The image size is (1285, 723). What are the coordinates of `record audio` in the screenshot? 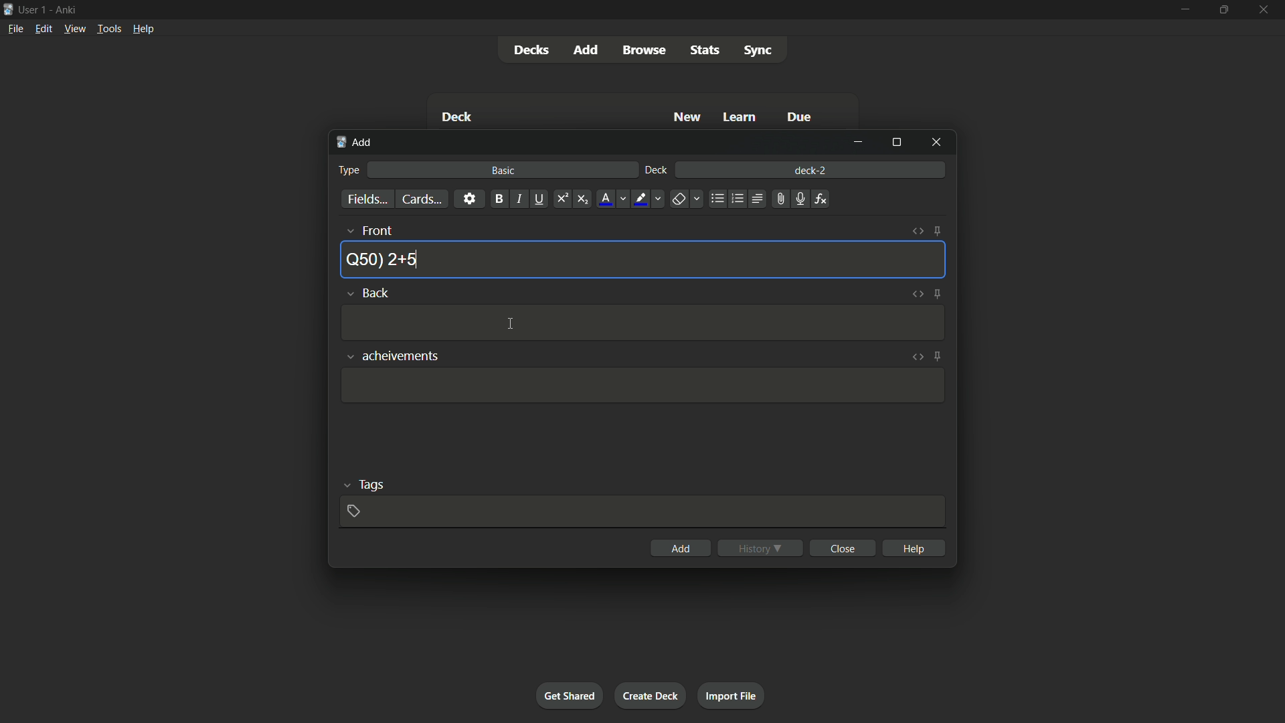 It's located at (800, 199).